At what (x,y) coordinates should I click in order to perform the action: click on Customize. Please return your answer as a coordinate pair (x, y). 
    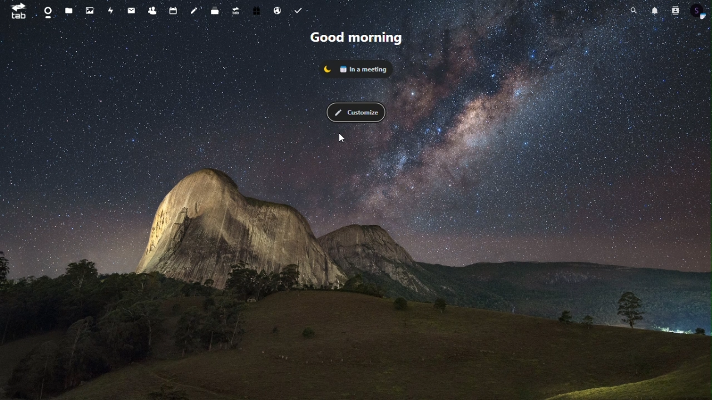
    Looking at the image, I should click on (355, 112).